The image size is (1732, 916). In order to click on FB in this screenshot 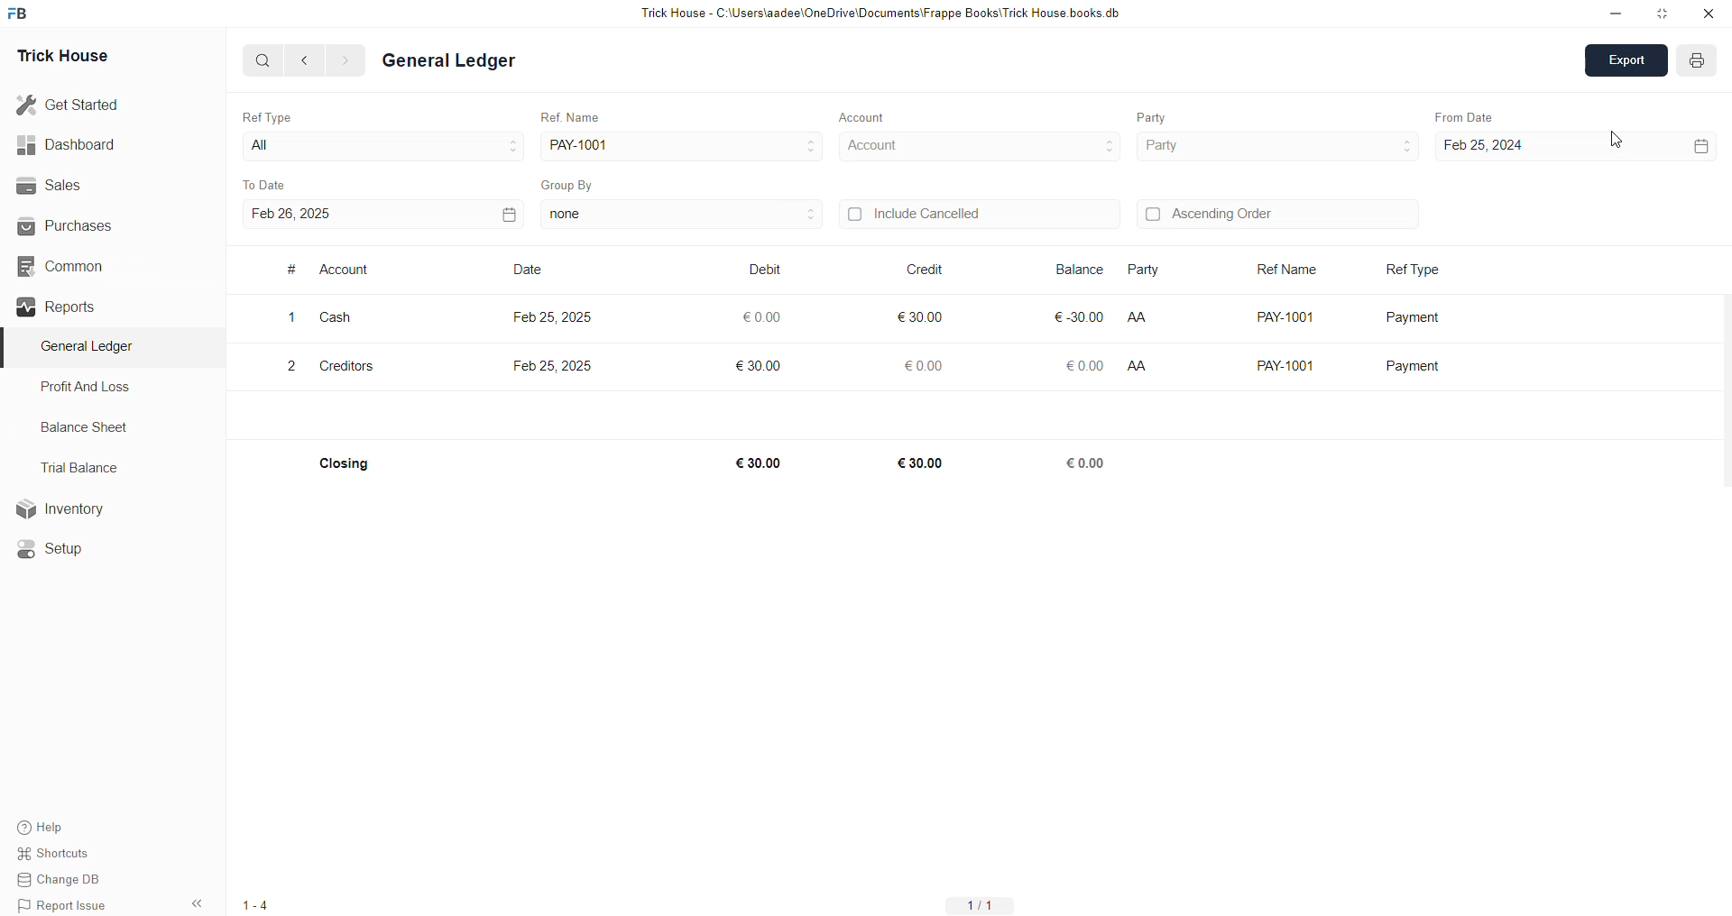, I will do `click(21, 12)`.